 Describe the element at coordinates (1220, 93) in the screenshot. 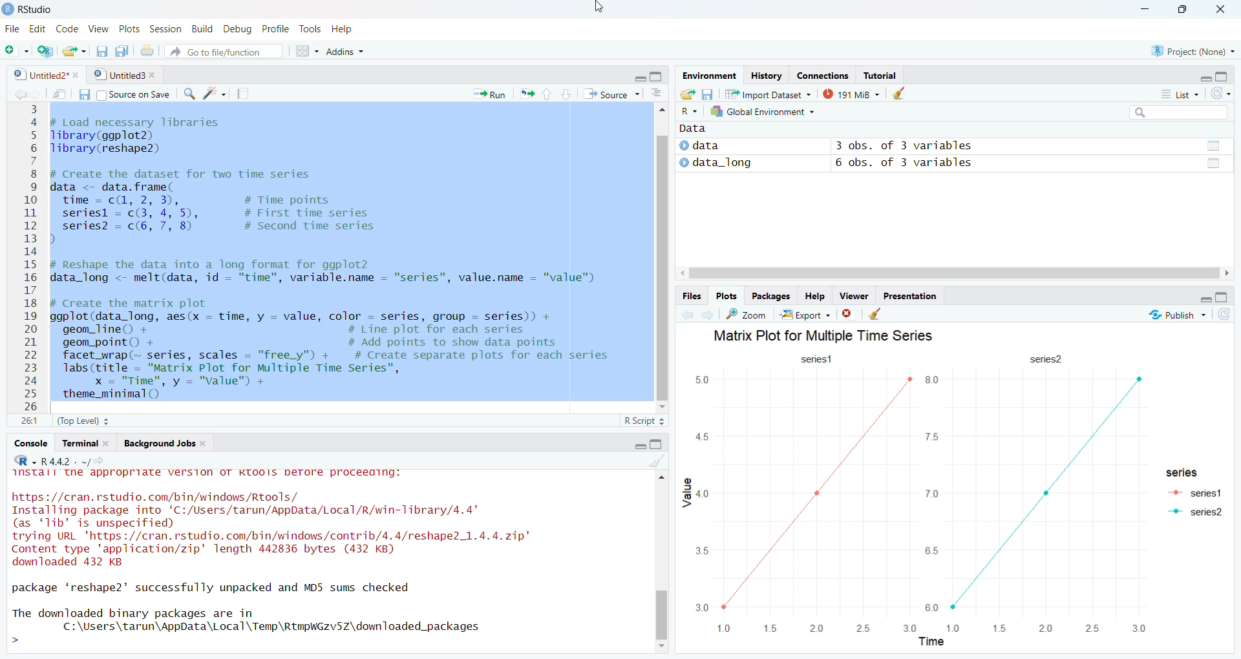

I see `Refresh Theme` at that location.